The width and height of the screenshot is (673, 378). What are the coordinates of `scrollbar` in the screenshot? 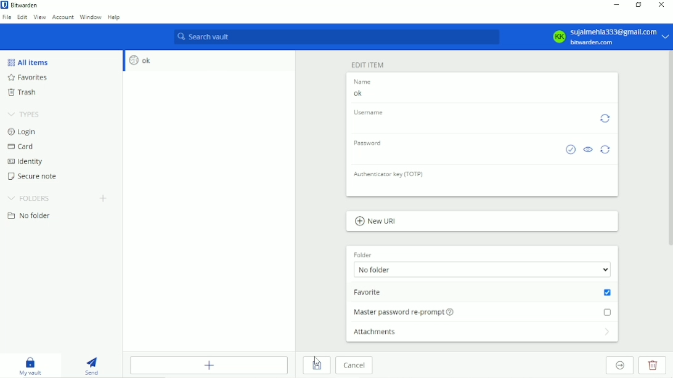 It's located at (671, 148).